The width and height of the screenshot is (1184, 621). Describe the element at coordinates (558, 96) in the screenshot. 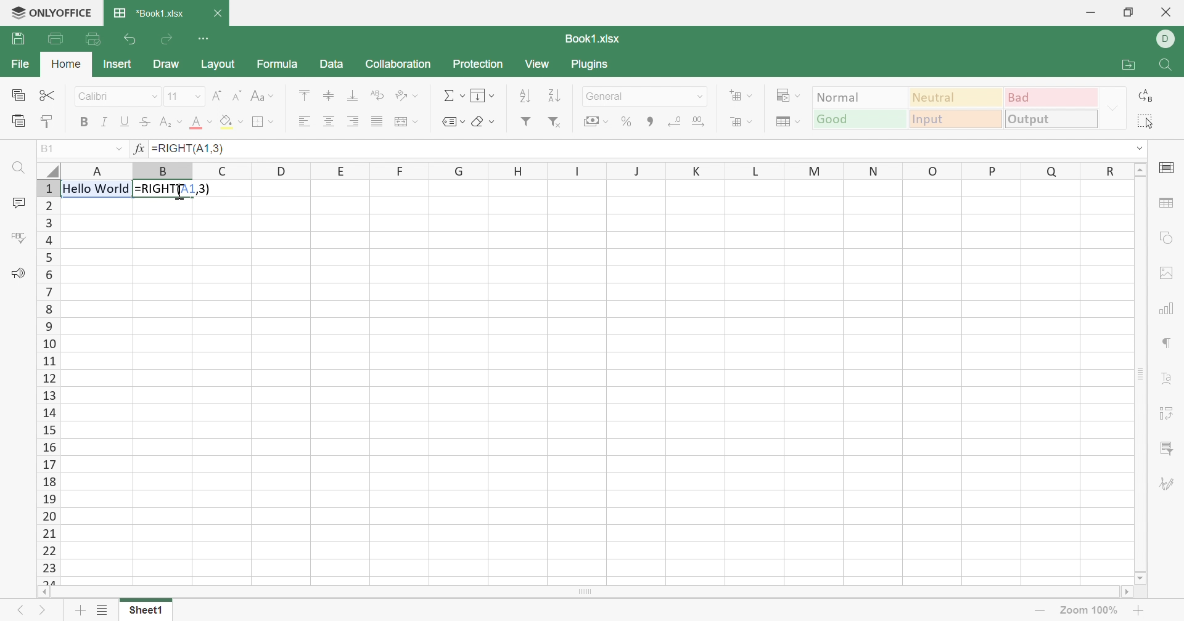

I see `Sort descending` at that location.